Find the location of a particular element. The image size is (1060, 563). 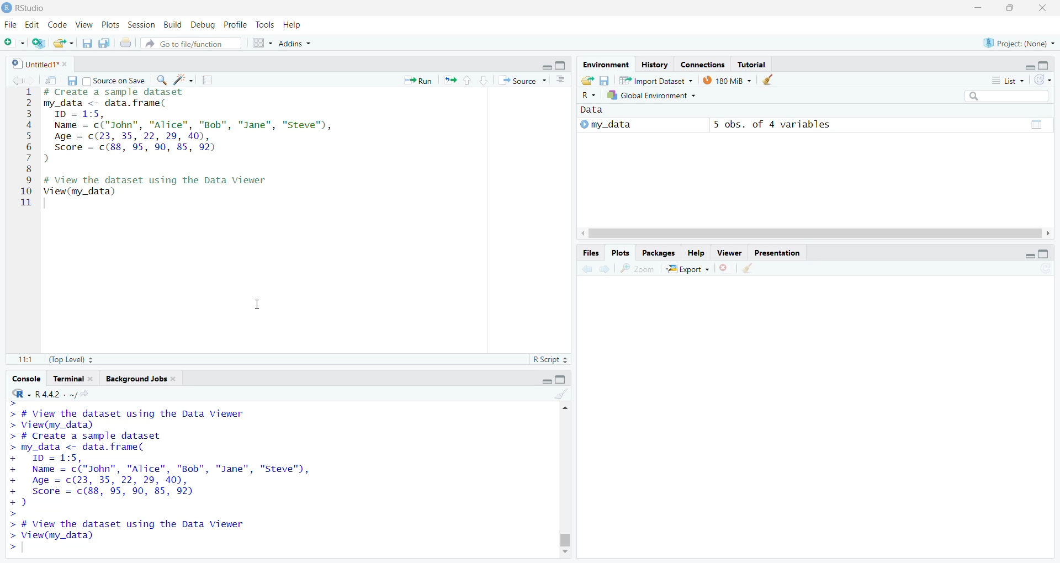

Code is located at coordinates (60, 25).